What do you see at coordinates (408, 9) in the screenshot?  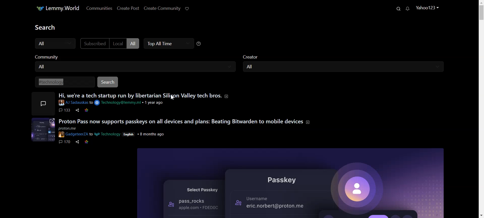 I see `Notification` at bounding box center [408, 9].